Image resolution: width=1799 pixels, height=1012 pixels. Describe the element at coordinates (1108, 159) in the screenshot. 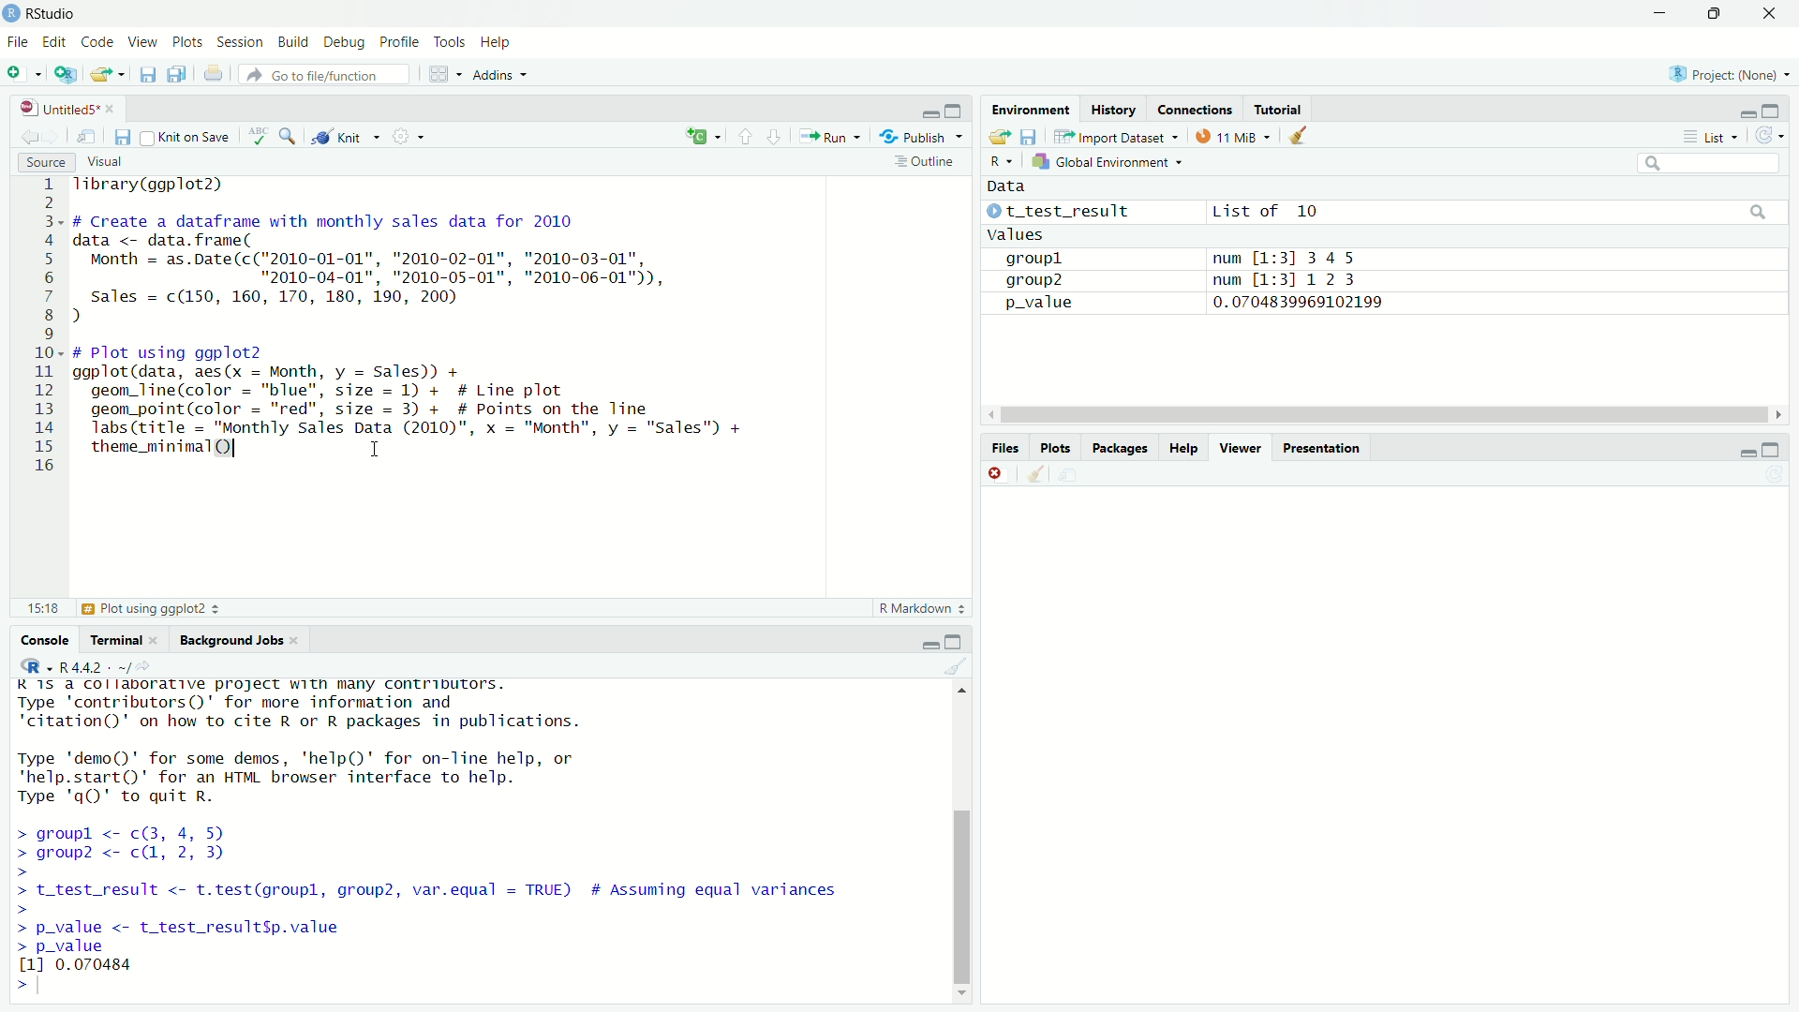

I see `# Global Environment =` at that location.